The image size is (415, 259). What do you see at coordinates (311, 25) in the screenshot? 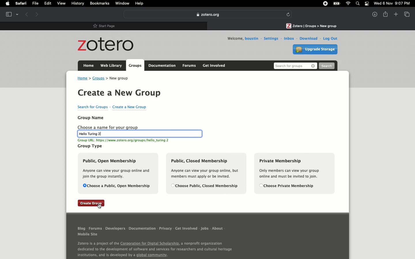
I see `Tab 2` at bounding box center [311, 25].